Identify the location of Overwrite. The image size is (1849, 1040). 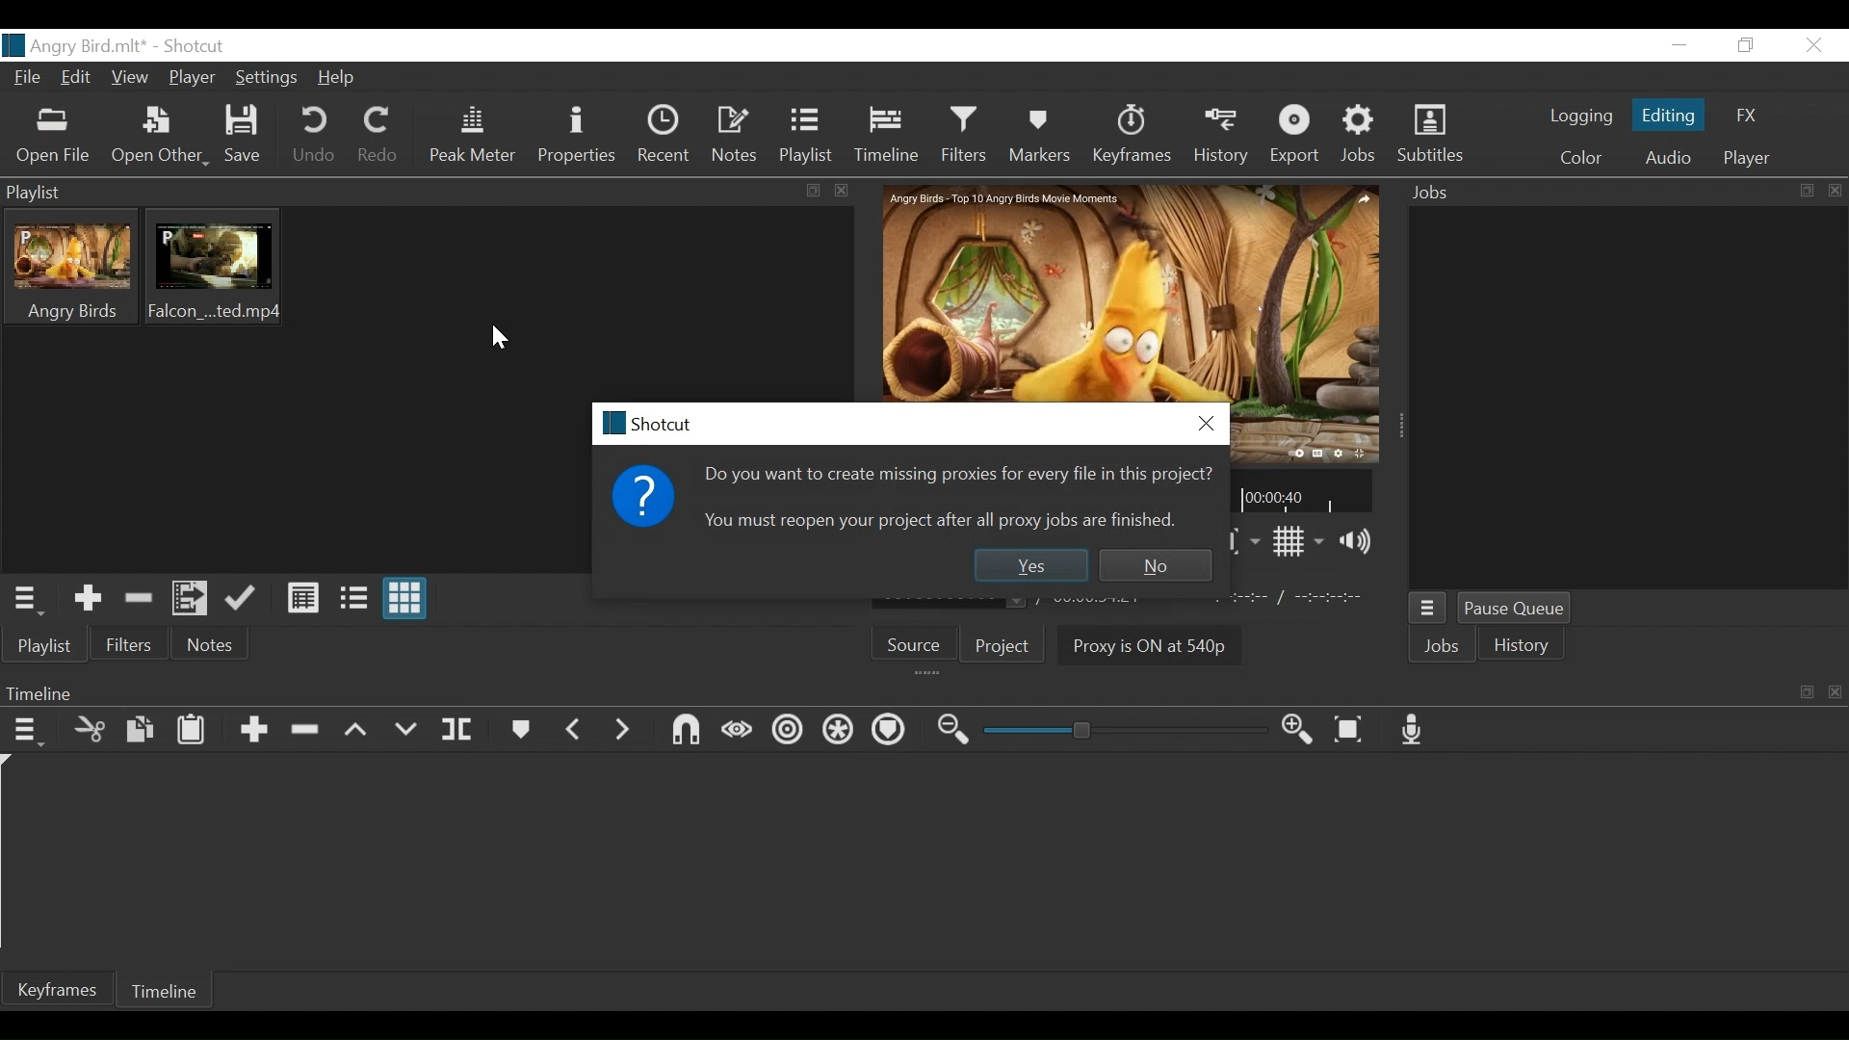
(407, 731).